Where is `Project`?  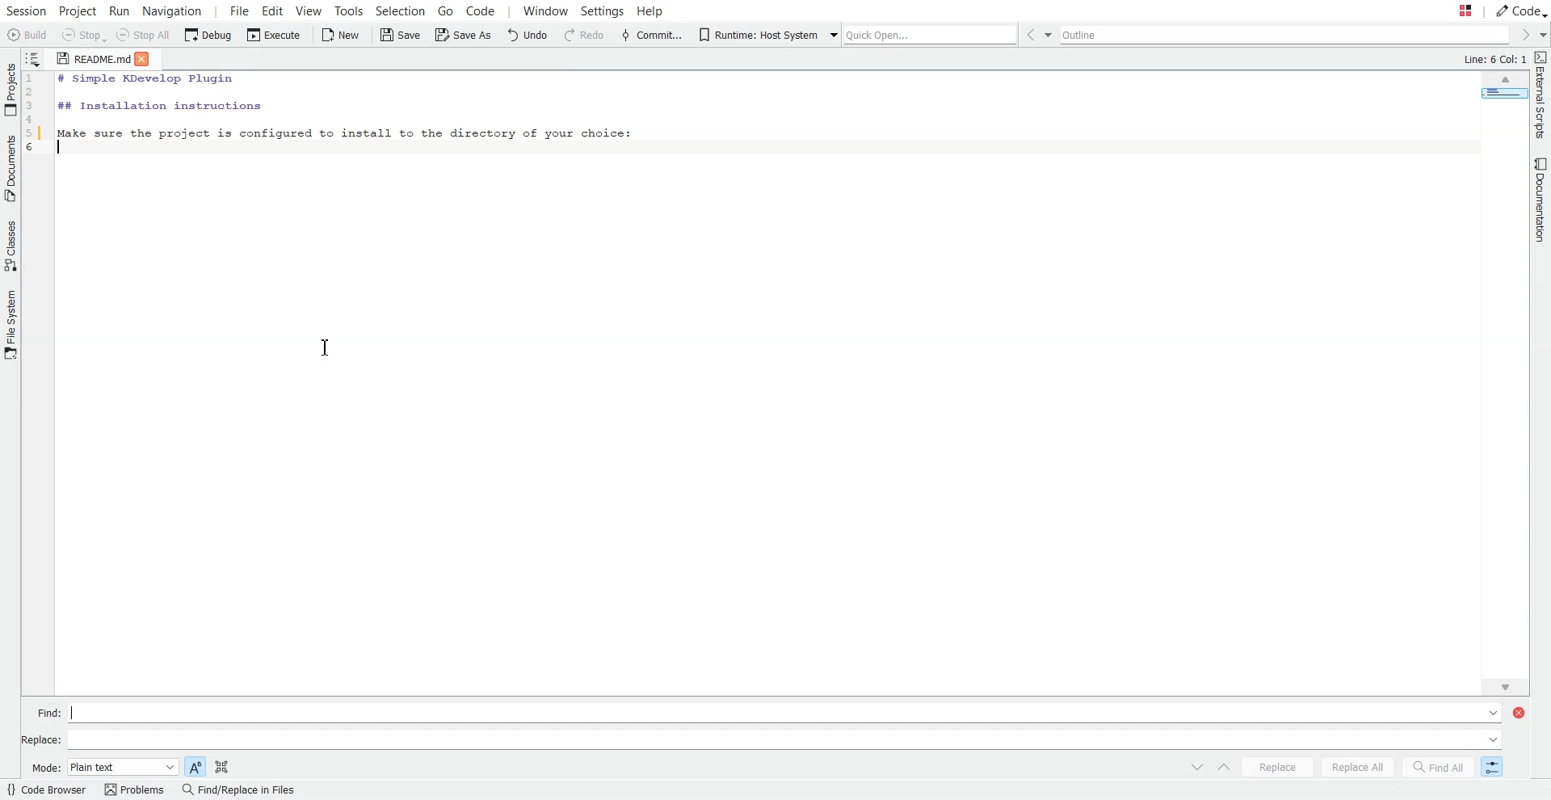
Project is located at coordinates (78, 10).